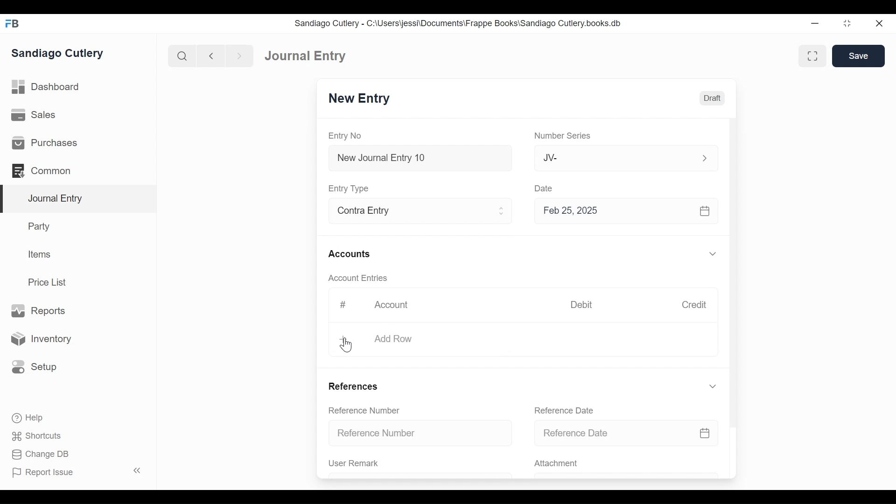 This screenshot has height=504, width=896. What do you see at coordinates (49, 282) in the screenshot?
I see `Price List` at bounding box center [49, 282].